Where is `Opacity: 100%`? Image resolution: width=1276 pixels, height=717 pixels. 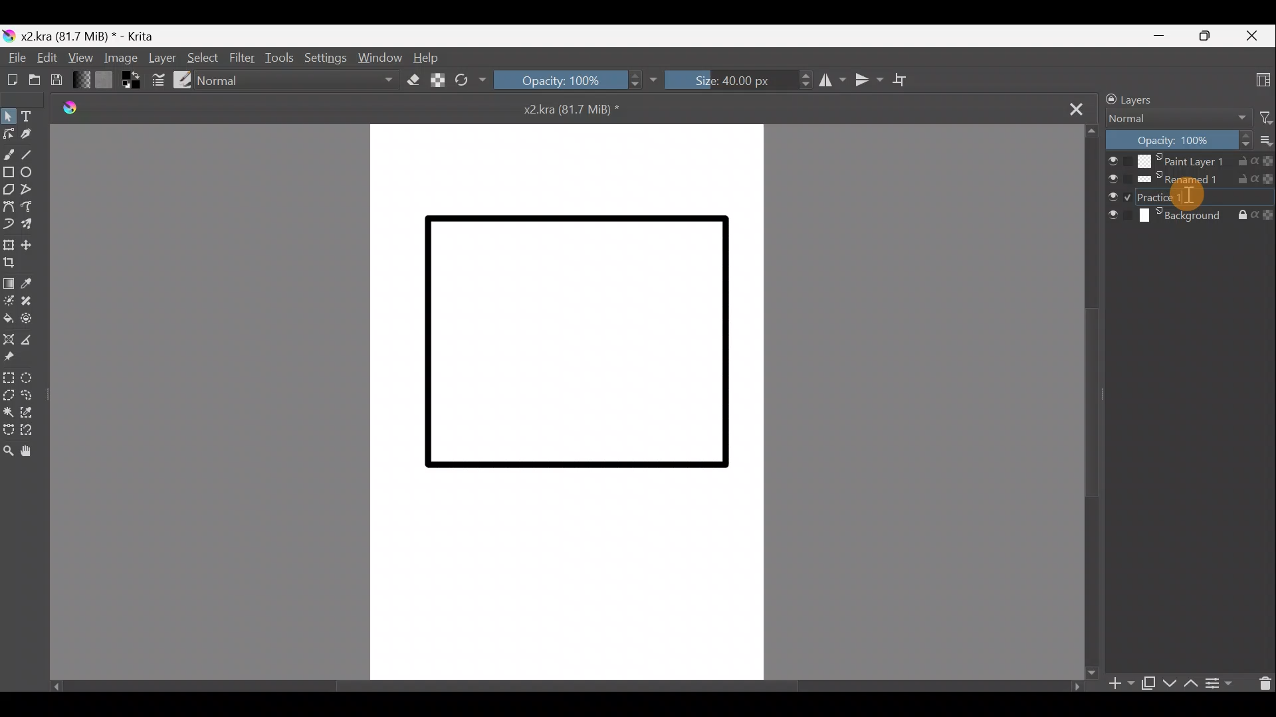
Opacity: 100% is located at coordinates (1178, 139).